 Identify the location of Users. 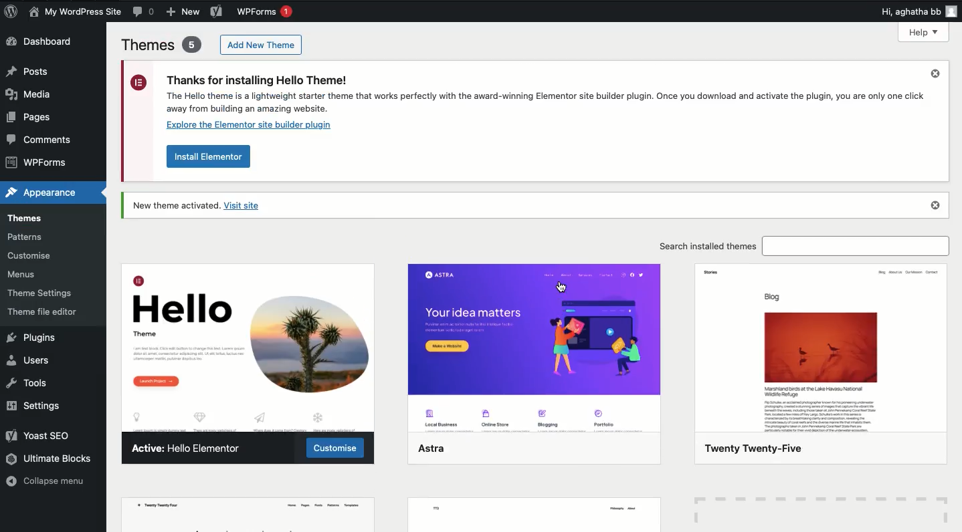
(31, 363).